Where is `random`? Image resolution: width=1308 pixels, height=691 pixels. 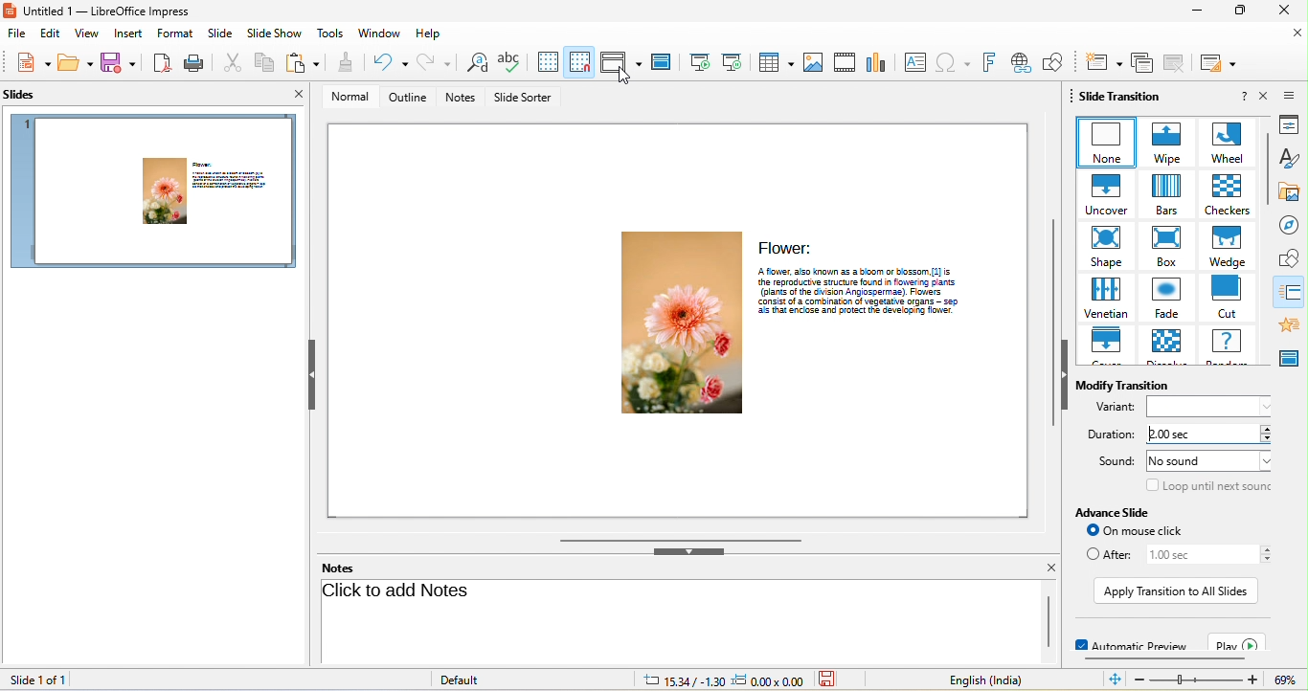 random is located at coordinates (1229, 345).